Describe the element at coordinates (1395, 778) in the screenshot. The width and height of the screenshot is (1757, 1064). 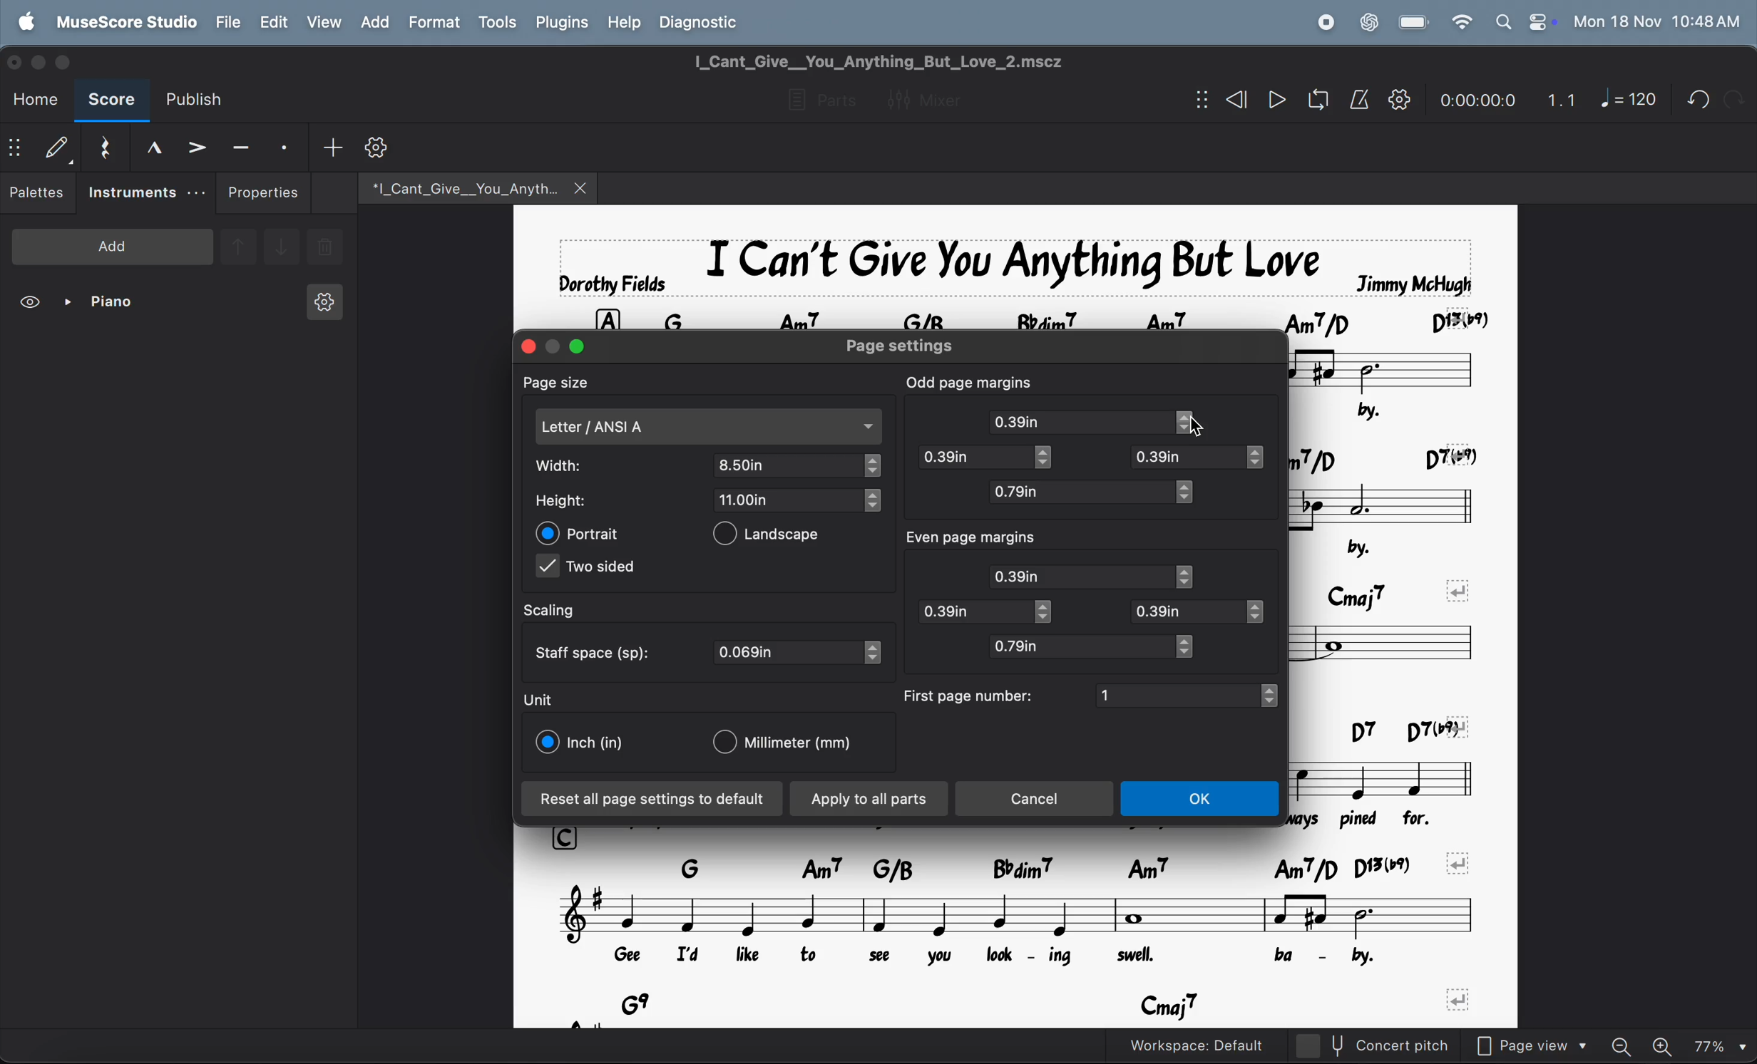
I see `notes` at that location.